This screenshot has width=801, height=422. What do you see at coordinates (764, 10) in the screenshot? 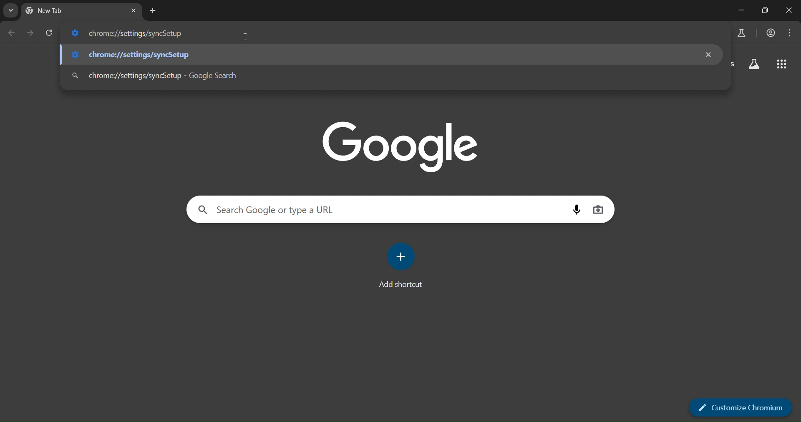
I see `restore down` at bounding box center [764, 10].